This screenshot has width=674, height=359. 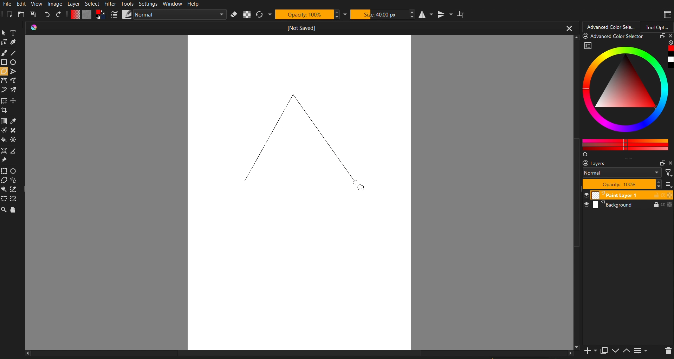 I want to click on Edit, so click(x=22, y=5).